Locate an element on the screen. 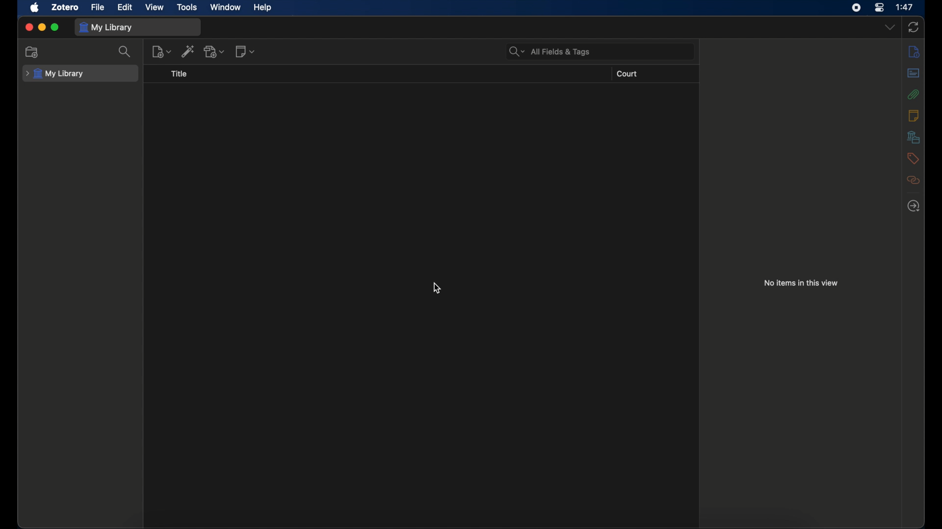  add item by identifier is located at coordinates (188, 51).